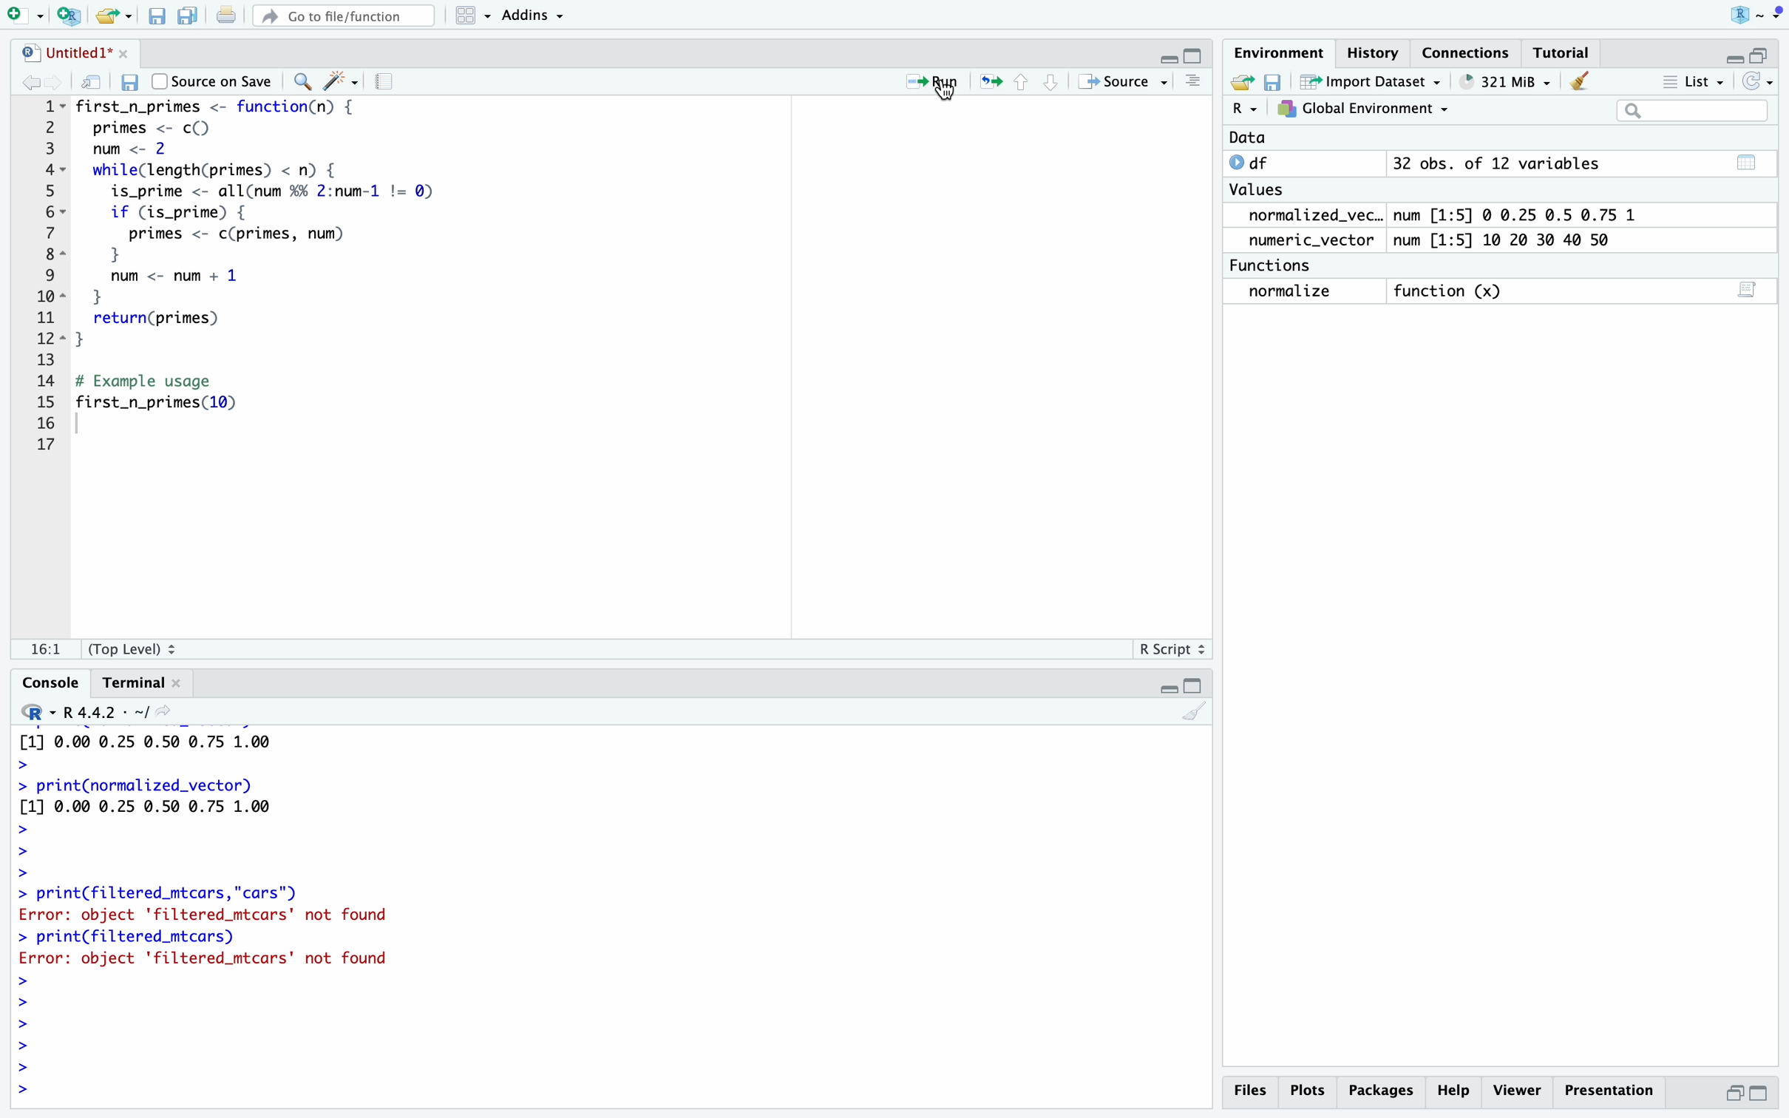 This screenshot has width=1789, height=1118. I want to click on > print(normalized_vector)

[1] 0.00 0.25 0.50 0.75 1.00

>

> print(normalized_vector)

[1] 0.00 0.25 0.50 0.75 1.00

>

>

>

> print(filtered_mtcars,"cars")

Error: object 'filtered_mtcars' not found
> print(filtered_mtcars)

Error: object 'filtered_mtcars' not found
>

>

>

>

>, so click(317, 908).